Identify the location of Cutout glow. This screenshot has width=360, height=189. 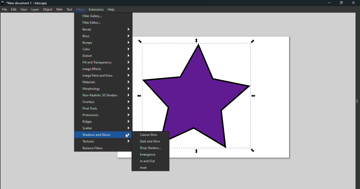
(150, 135).